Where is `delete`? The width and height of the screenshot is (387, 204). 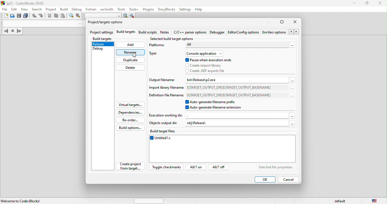 delete is located at coordinates (131, 68).